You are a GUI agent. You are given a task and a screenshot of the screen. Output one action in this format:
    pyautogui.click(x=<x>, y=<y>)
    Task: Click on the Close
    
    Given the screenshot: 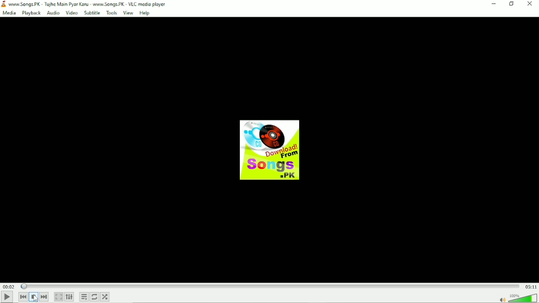 What is the action you would take?
    pyautogui.click(x=530, y=4)
    